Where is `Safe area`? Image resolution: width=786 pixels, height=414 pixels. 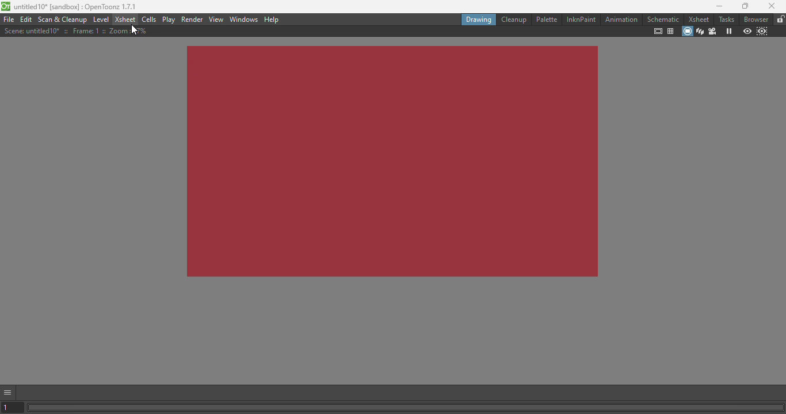 Safe area is located at coordinates (657, 32).